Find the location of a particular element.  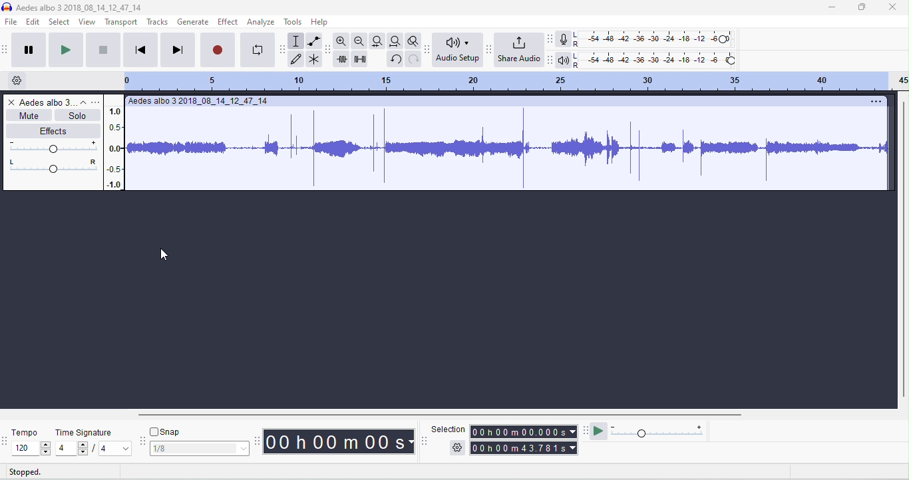

solo is located at coordinates (77, 116).